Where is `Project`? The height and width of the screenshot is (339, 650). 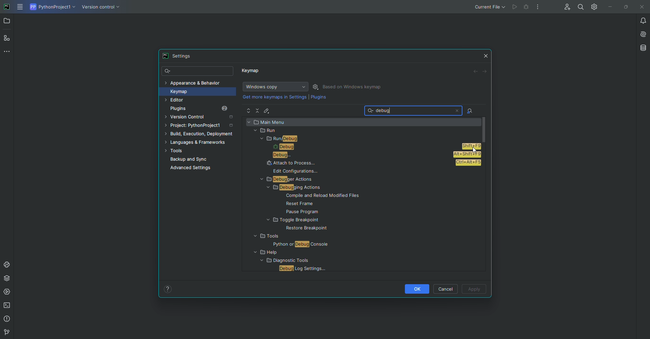 Project is located at coordinates (7, 22).